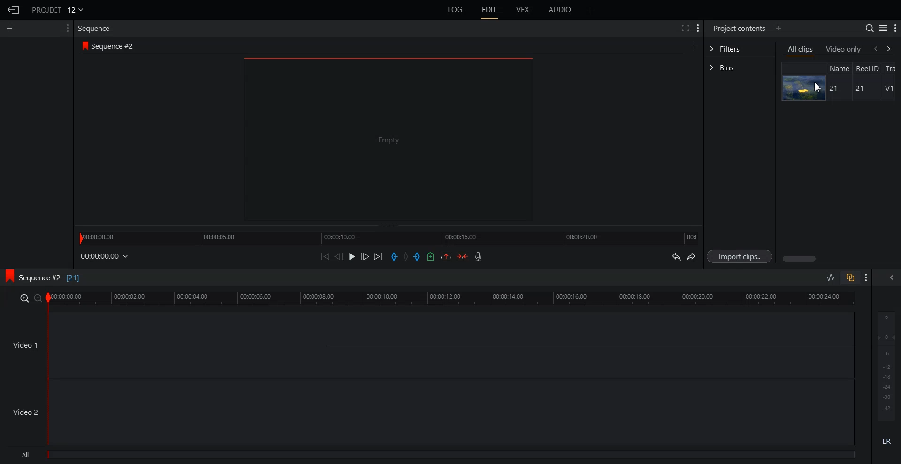 This screenshot has width=901, height=464. Describe the element at coordinates (10, 29) in the screenshot. I see `Add Panel` at that location.